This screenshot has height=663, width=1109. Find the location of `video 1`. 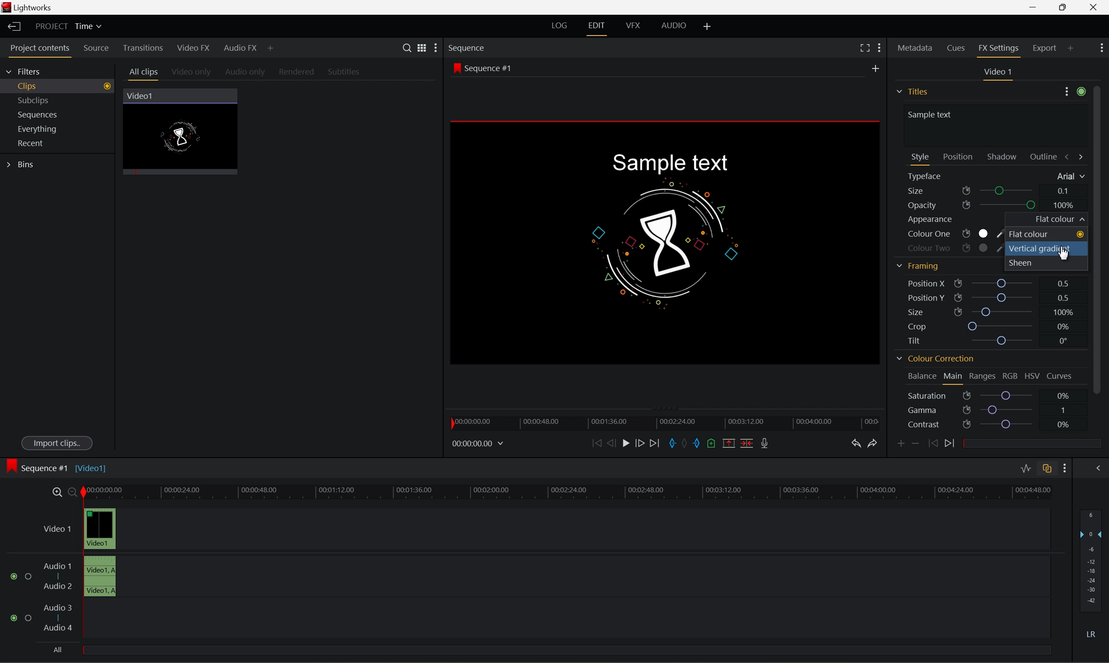

video 1 is located at coordinates (1000, 71).